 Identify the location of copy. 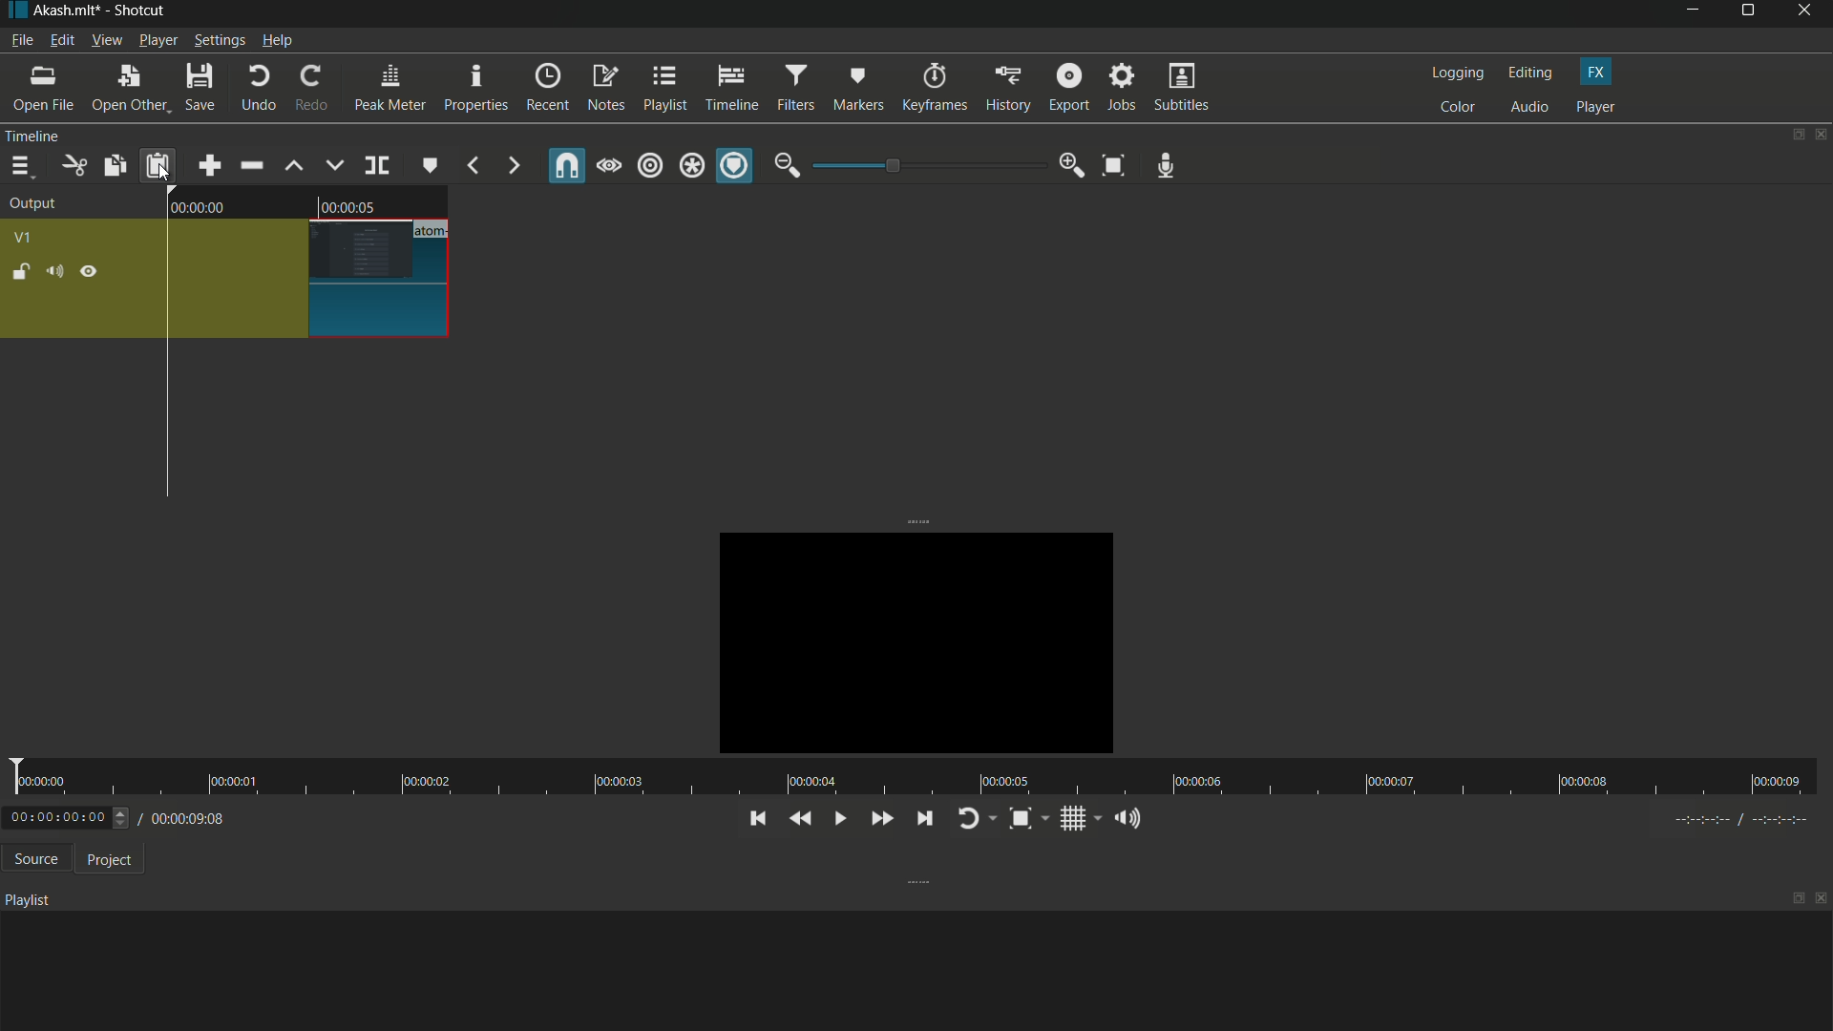
(114, 165).